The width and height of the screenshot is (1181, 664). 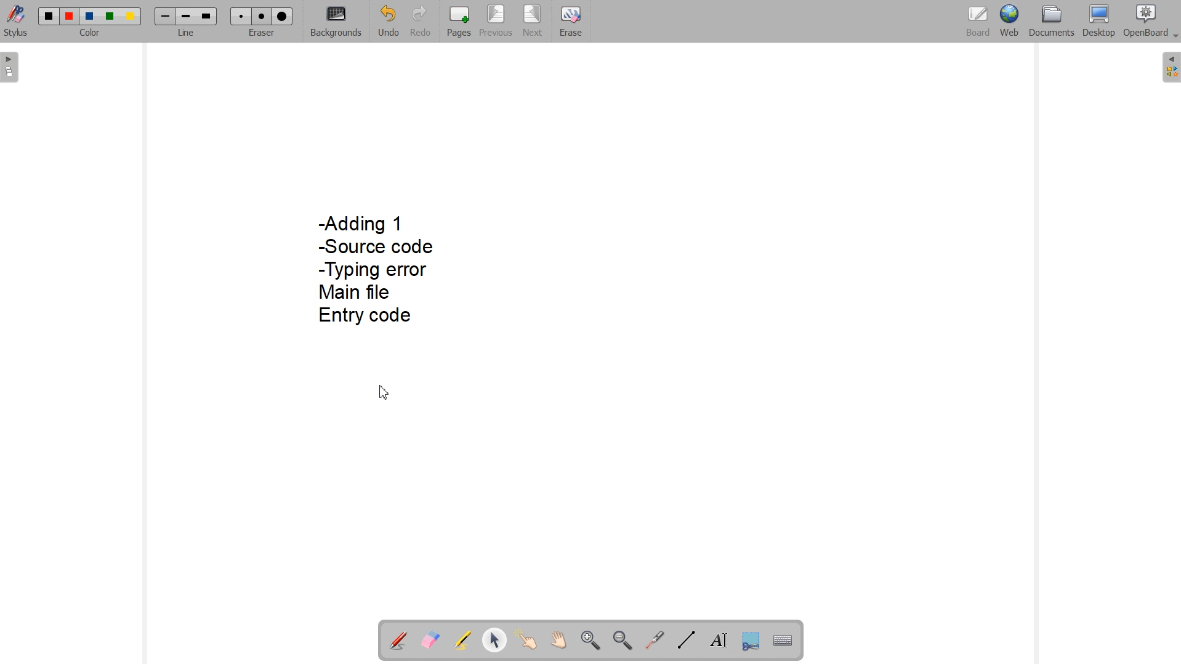 What do you see at coordinates (978, 22) in the screenshot?
I see `Board` at bounding box center [978, 22].